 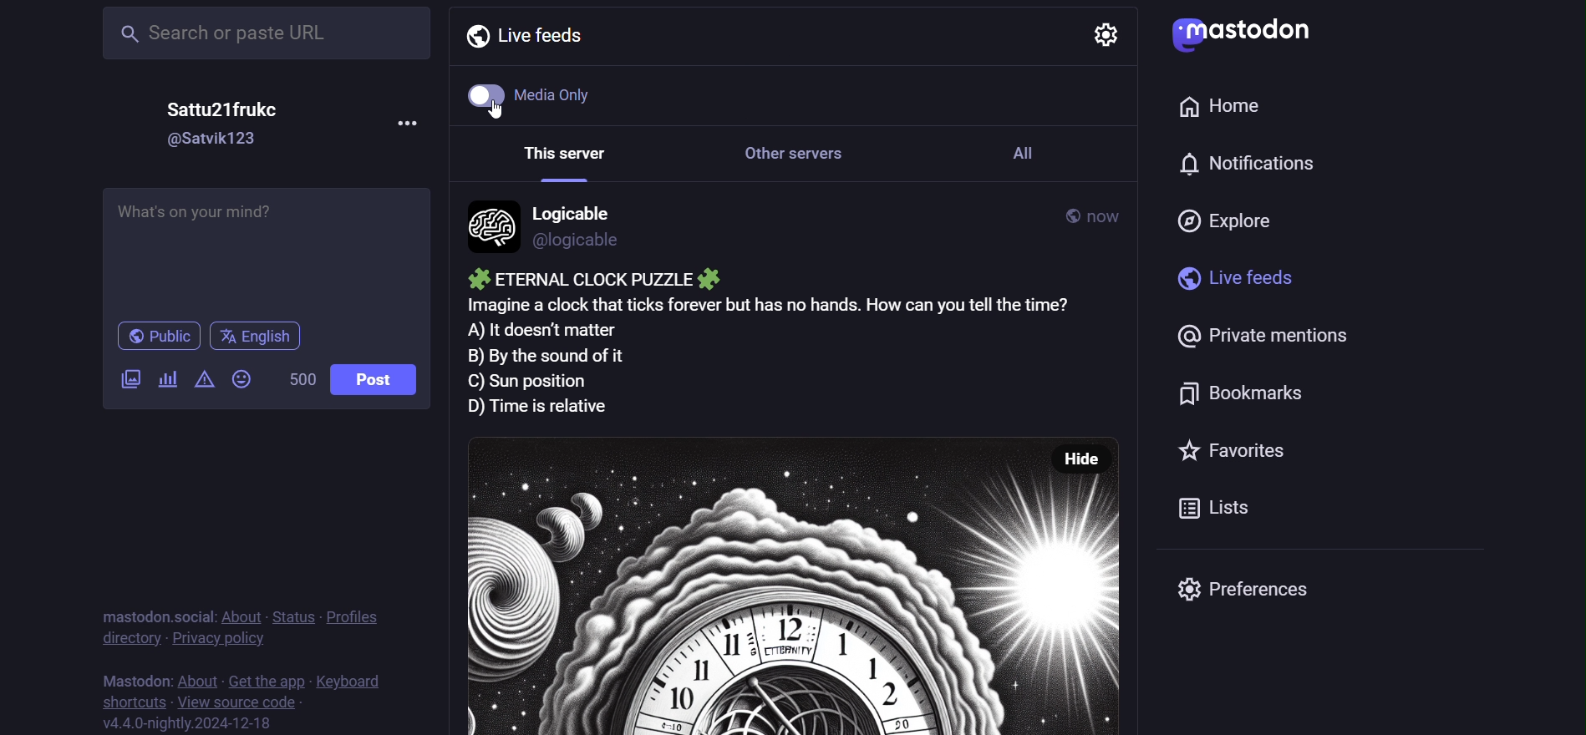 What do you see at coordinates (154, 677) in the screenshot?
I see `mastodon social` at bounding box center [154, 677].